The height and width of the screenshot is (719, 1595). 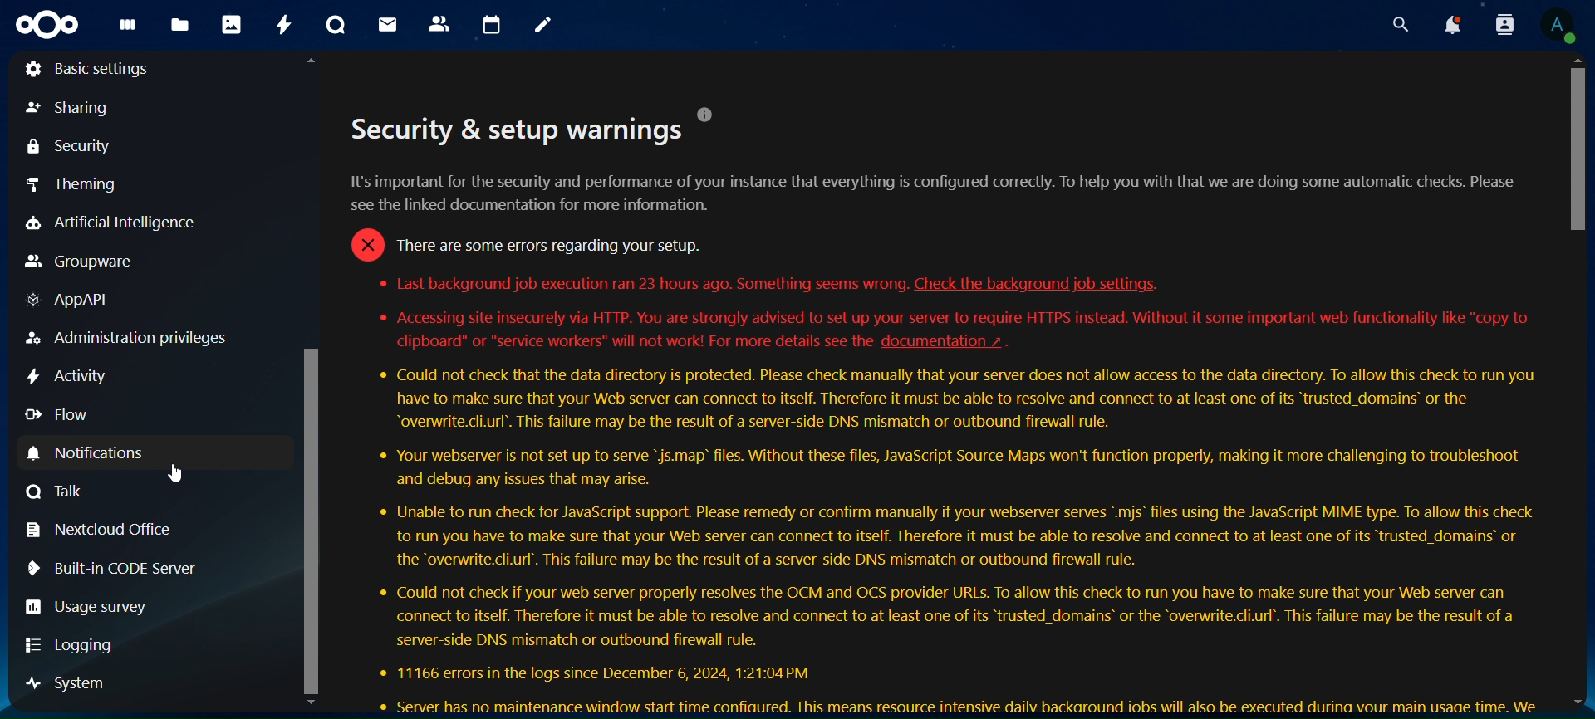 I want to click on theming, so click(x=74, y=187).